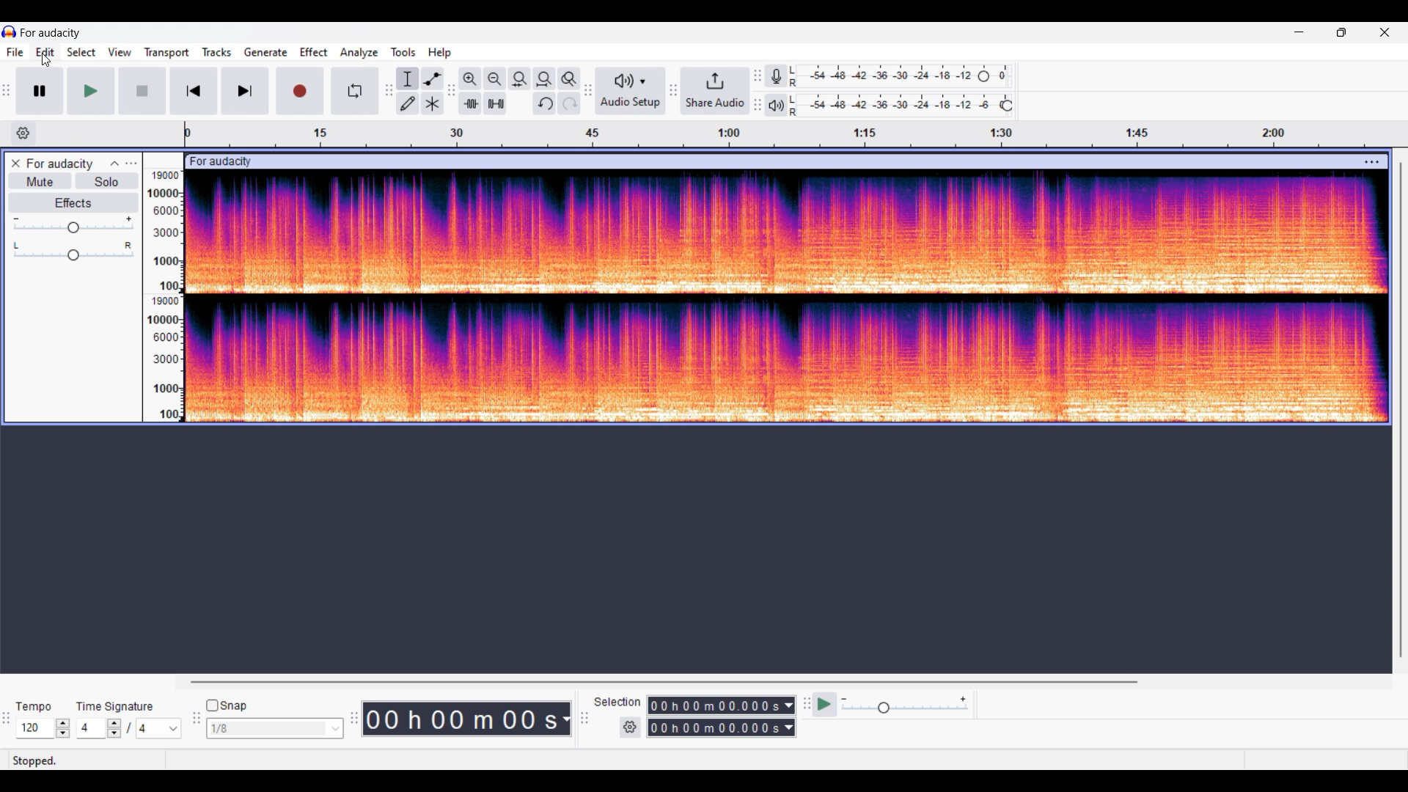 The width and height of the screenshot is (1408, 792). Describe the element at coordinates (162, 296) in the screenshot. I see `Scale to measure intensity of track` at that location.